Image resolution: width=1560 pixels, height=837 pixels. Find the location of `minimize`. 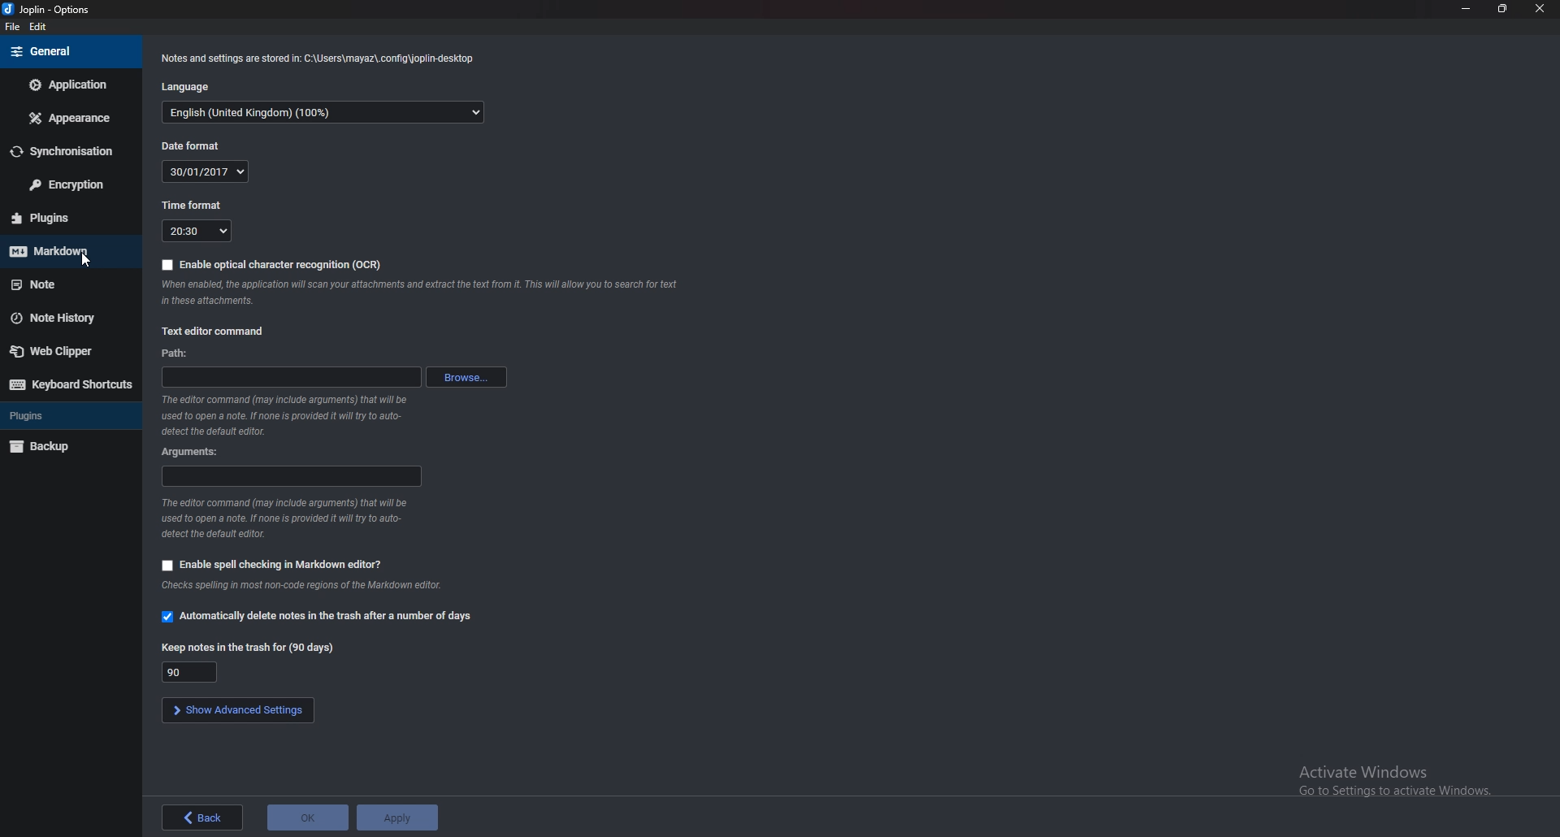

minimize is located at coordinates (1464, 7).